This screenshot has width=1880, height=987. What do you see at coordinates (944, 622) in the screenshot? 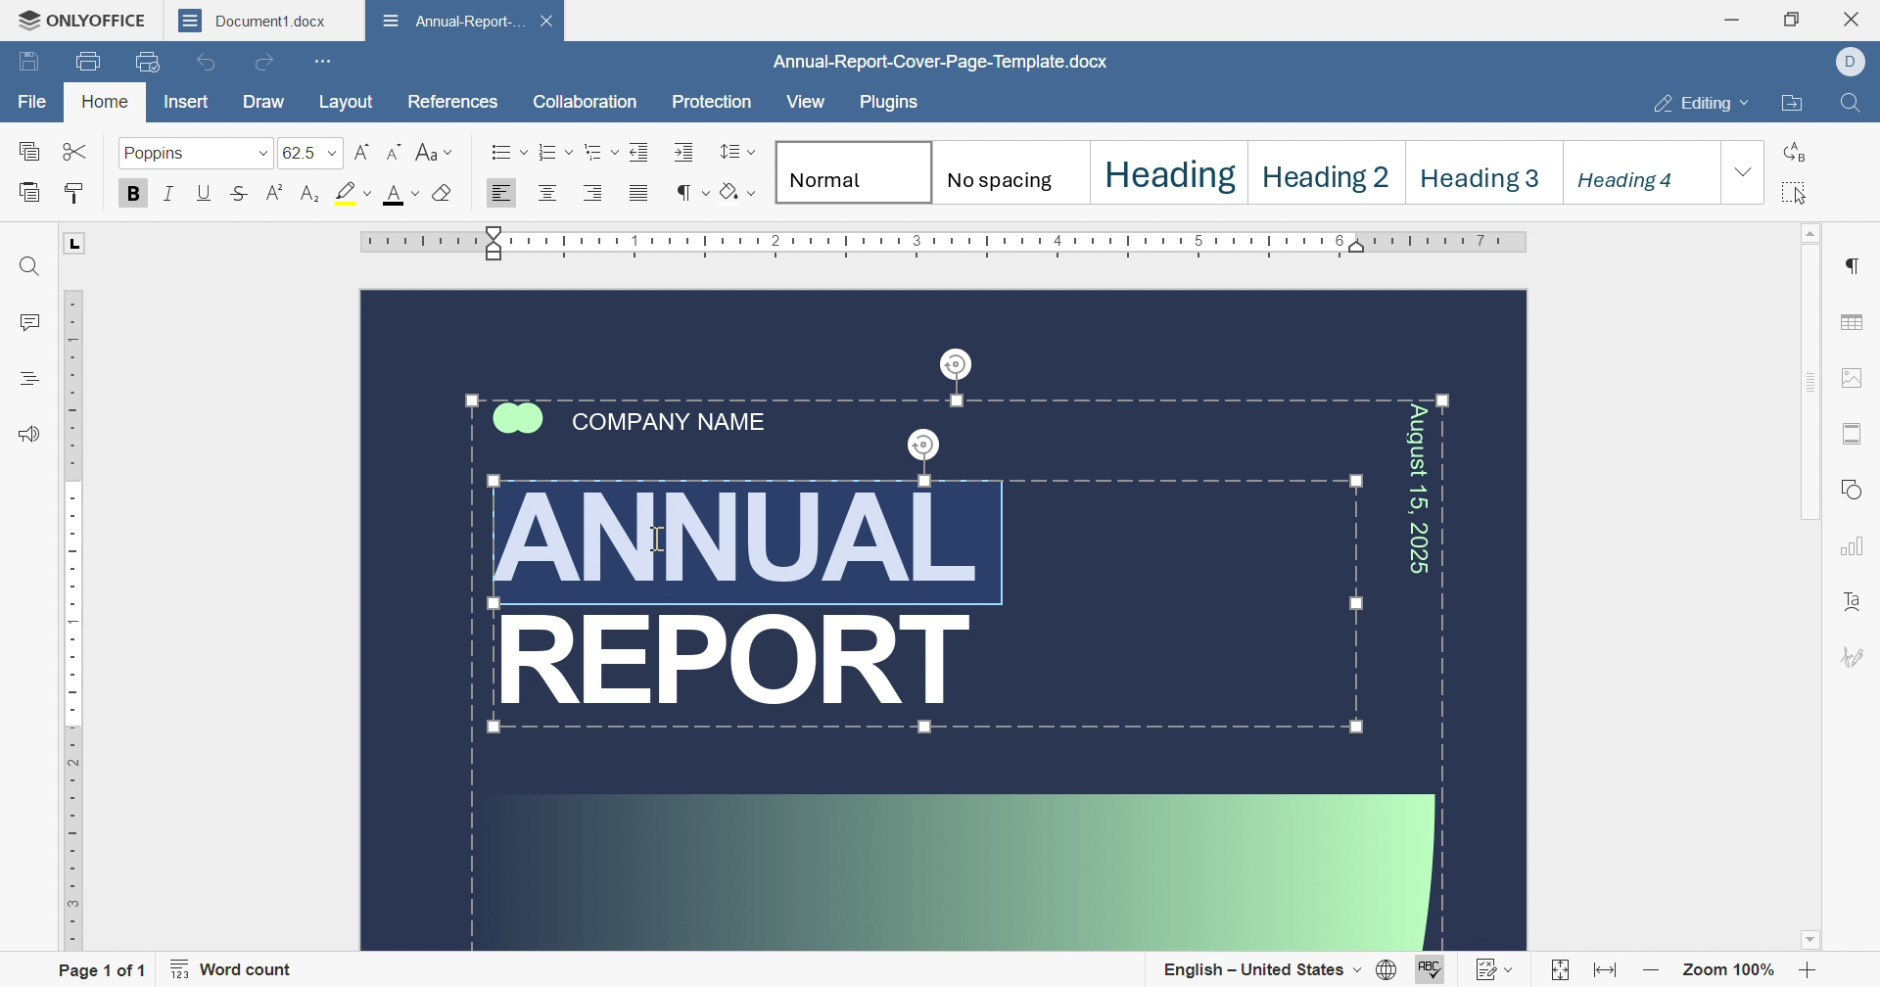
I see `Cover page` at bounding box center [944, 622].